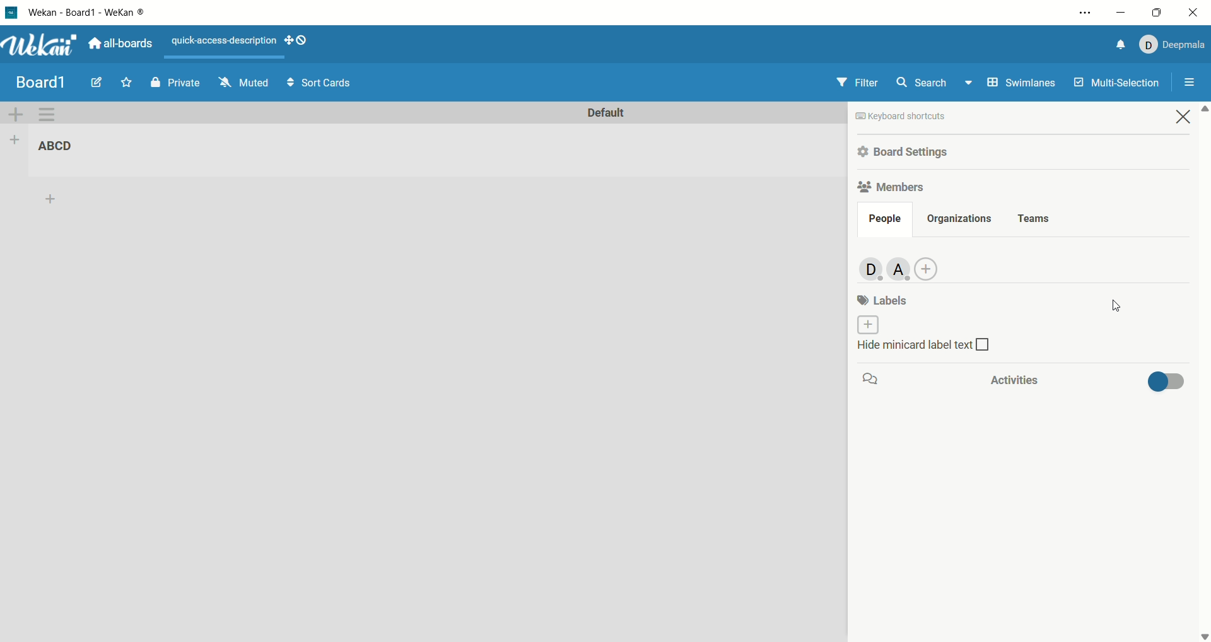  Describe the element at coordinates (857, 81) in the screenshot. I see `filter` at that location.